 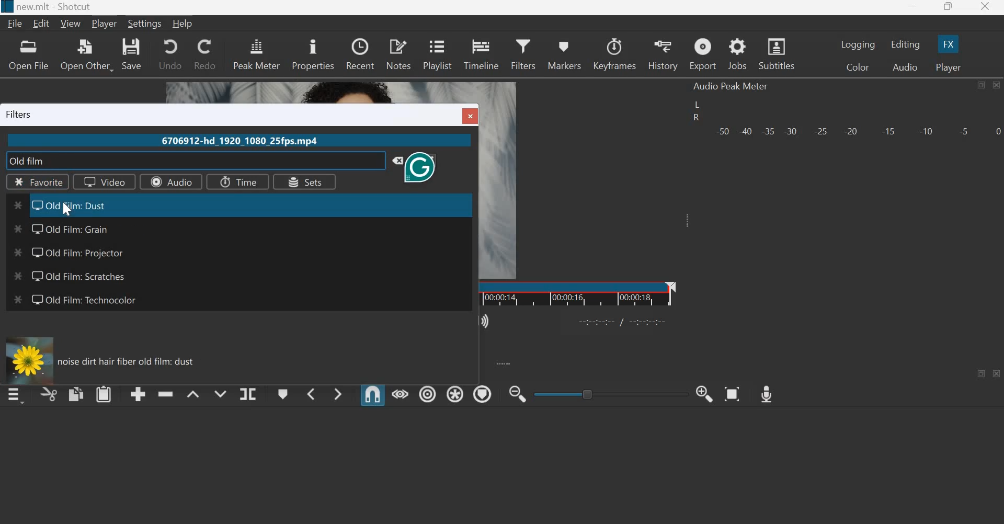 I want to click on markers, so click(x=563, y=55).